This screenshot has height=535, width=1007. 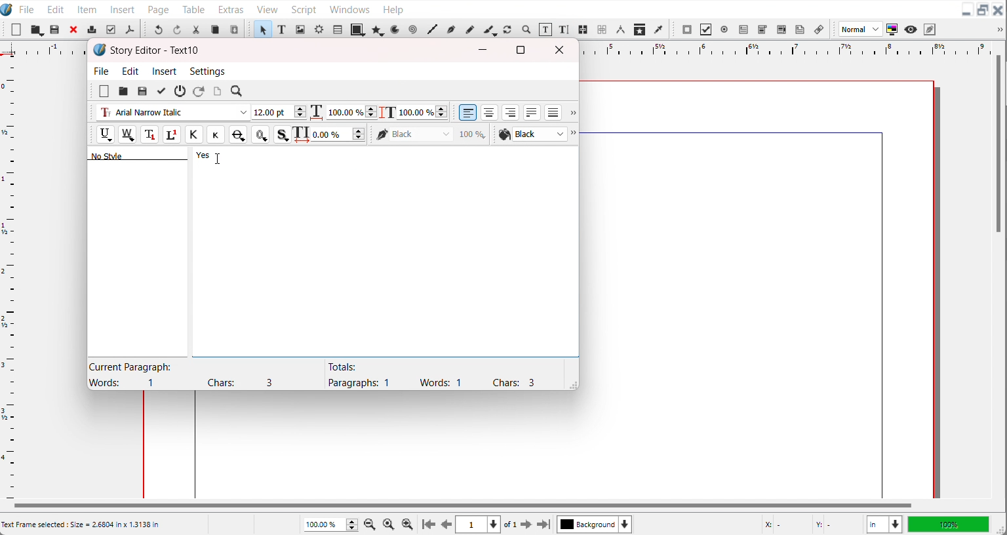 What do you see at coordinates (151, 155) in the screenshot?
I see `Text` at bounding box center [151, 155].